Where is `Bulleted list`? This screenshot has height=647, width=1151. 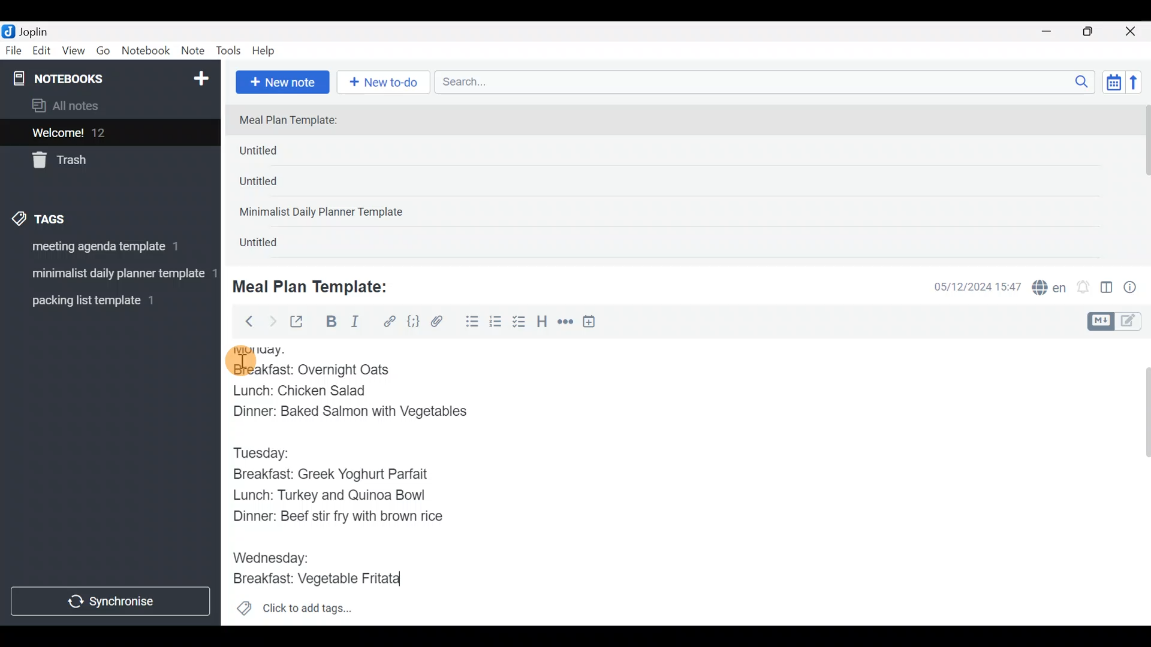
Bulleted list is located at coordinates (469, 322).